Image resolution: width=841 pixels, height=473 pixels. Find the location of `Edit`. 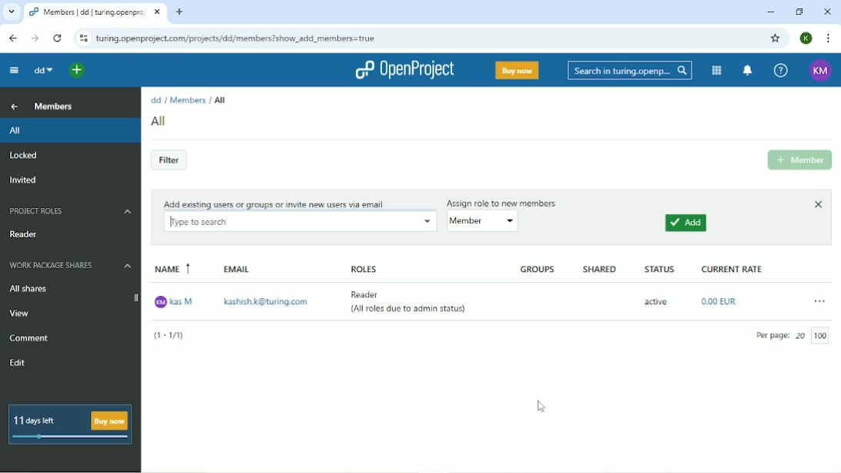

Edit is located at coordinates (19, 364).